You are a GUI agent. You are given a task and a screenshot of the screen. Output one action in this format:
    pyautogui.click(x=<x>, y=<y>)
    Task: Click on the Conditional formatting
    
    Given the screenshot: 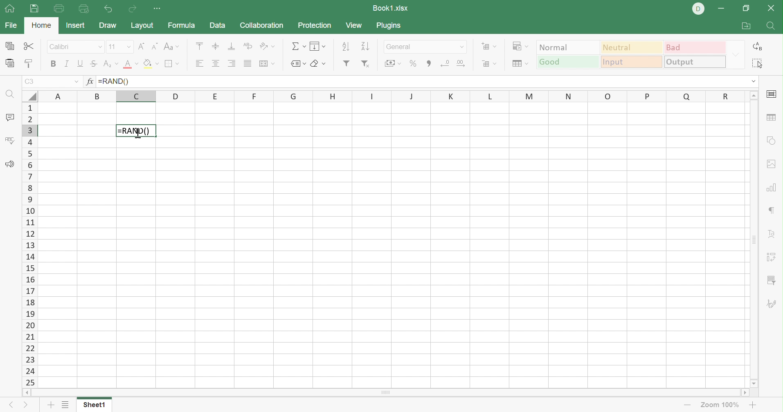 What is the action you would take?
    pyautogui.click(x=520, y=47)
    